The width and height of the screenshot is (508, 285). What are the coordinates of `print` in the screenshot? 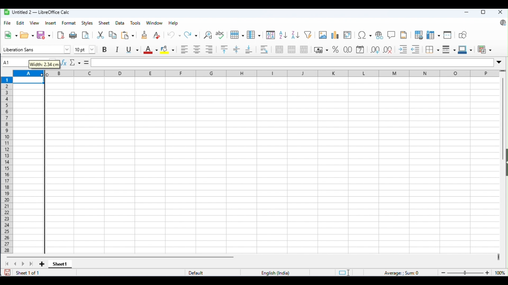 It's located at (74, 35).